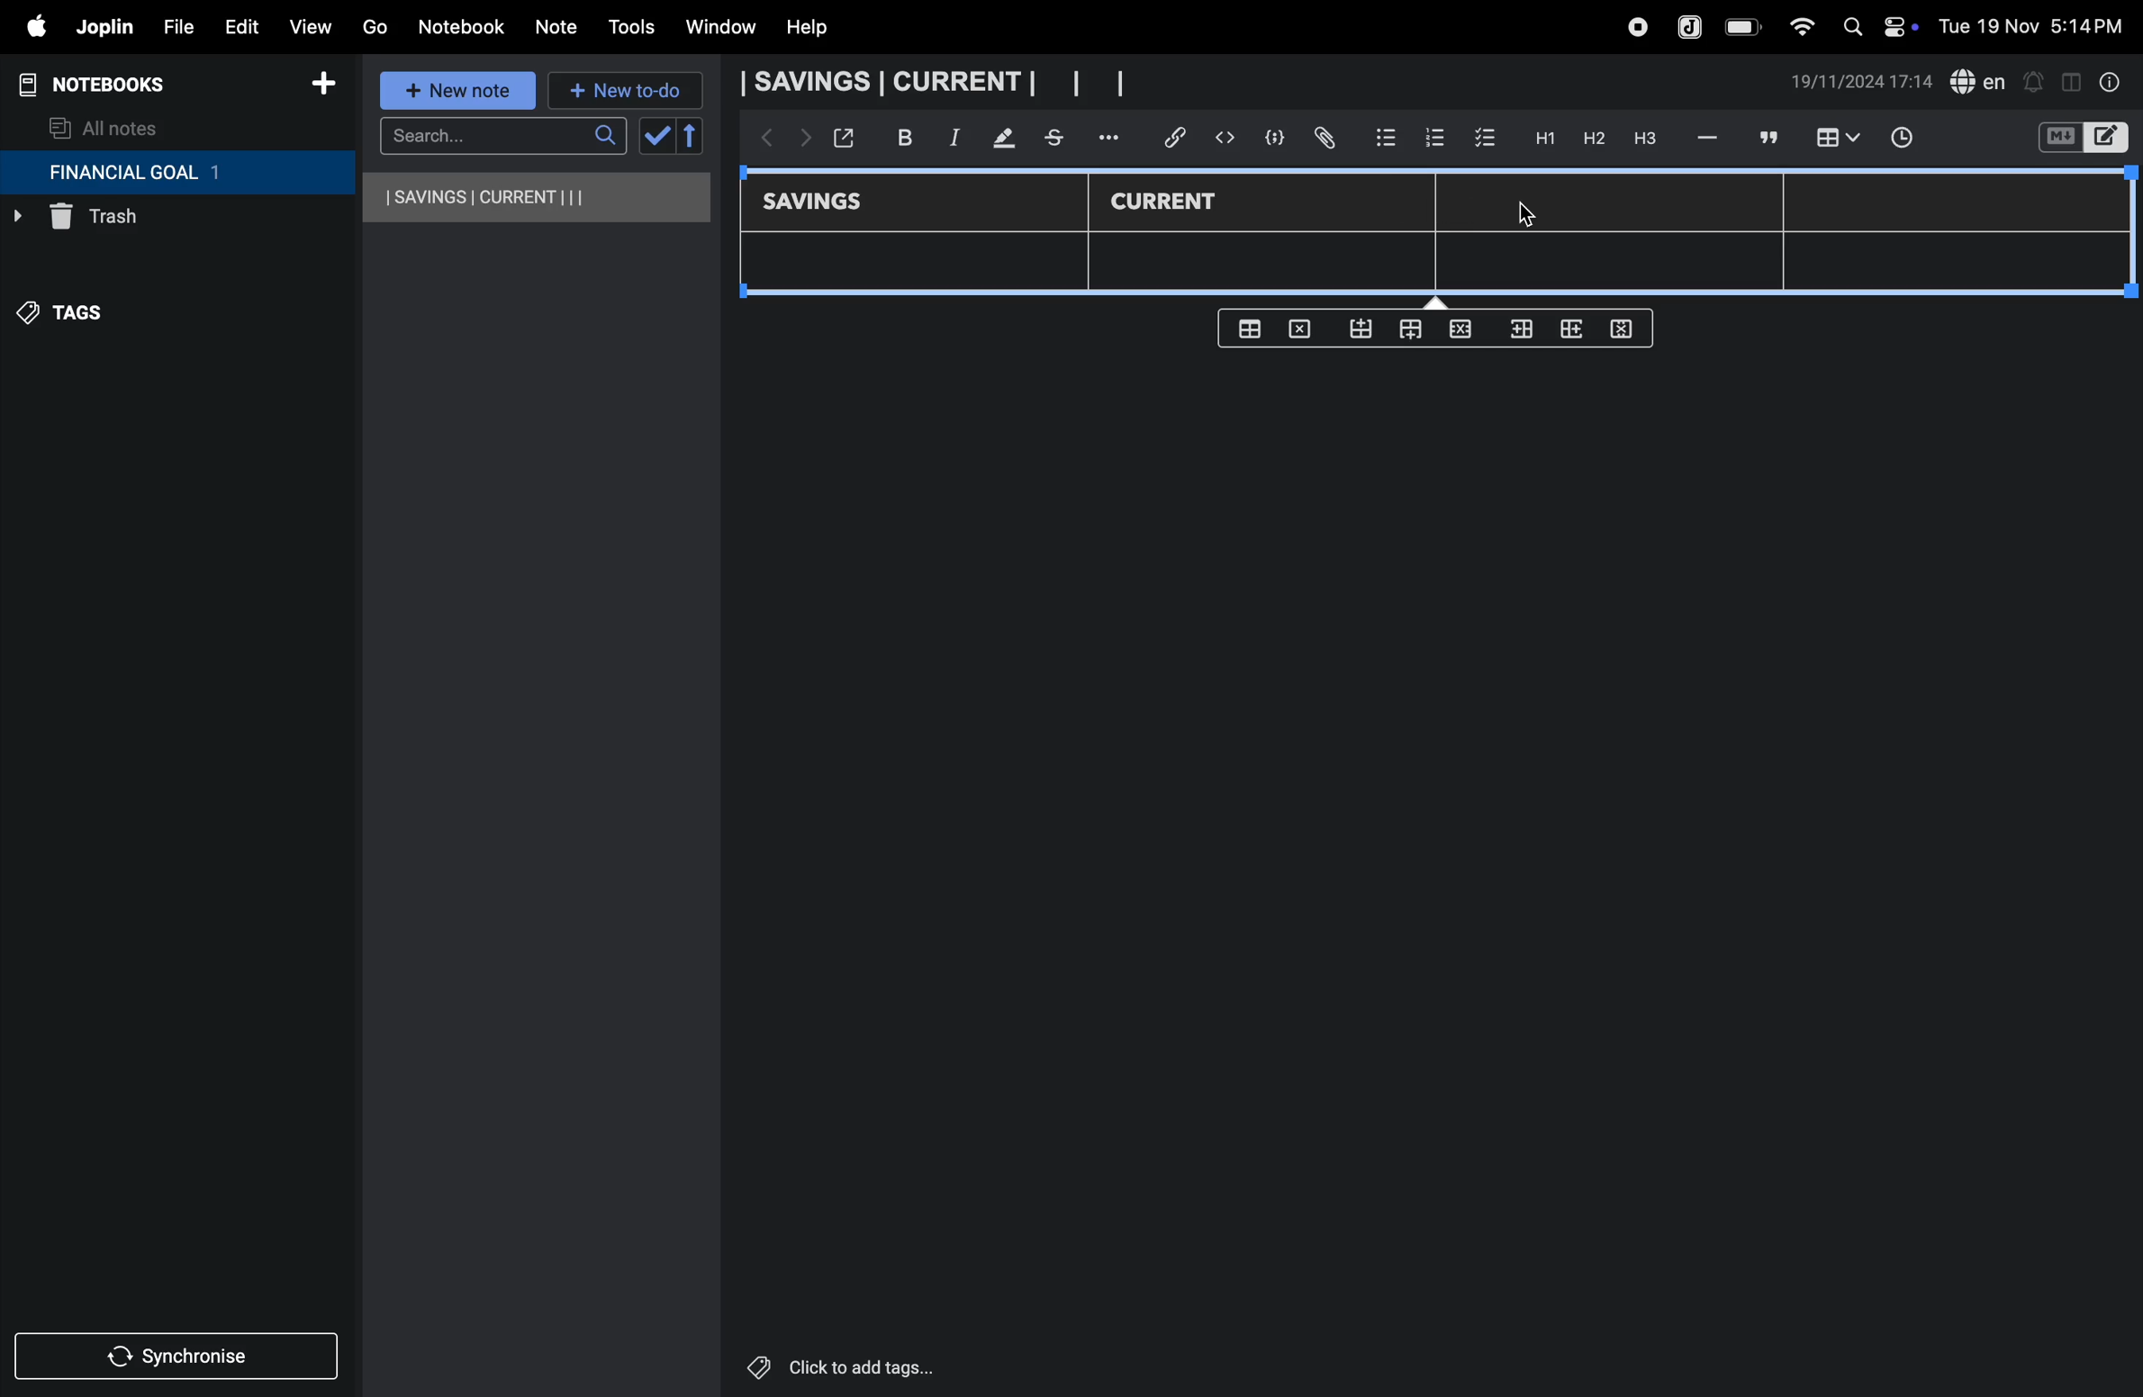 This screenshot has height=1397, width=2143. What do you see at coordinates (820, 28) in the screenshot?
I see `help` at bounding box center [820, 28].